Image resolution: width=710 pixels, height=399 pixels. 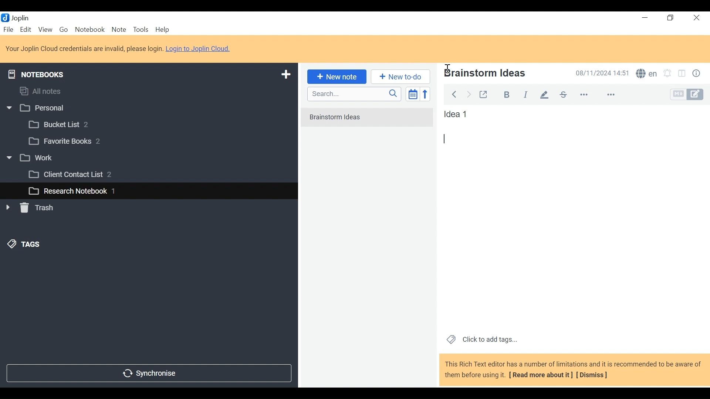 What do you see at coordinates (644, 18) in the screenshot?
I see `Minimize` at bounding box center [644, 18].